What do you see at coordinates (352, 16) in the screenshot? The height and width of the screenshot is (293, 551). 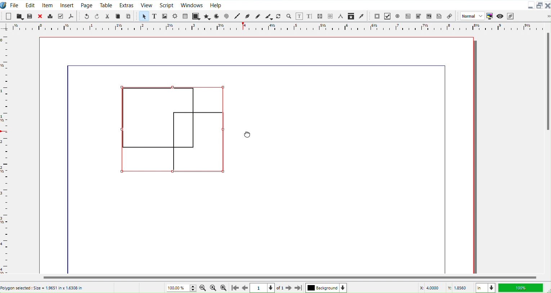 I see `Copy Item Properties` at bounding box center [352, 16].